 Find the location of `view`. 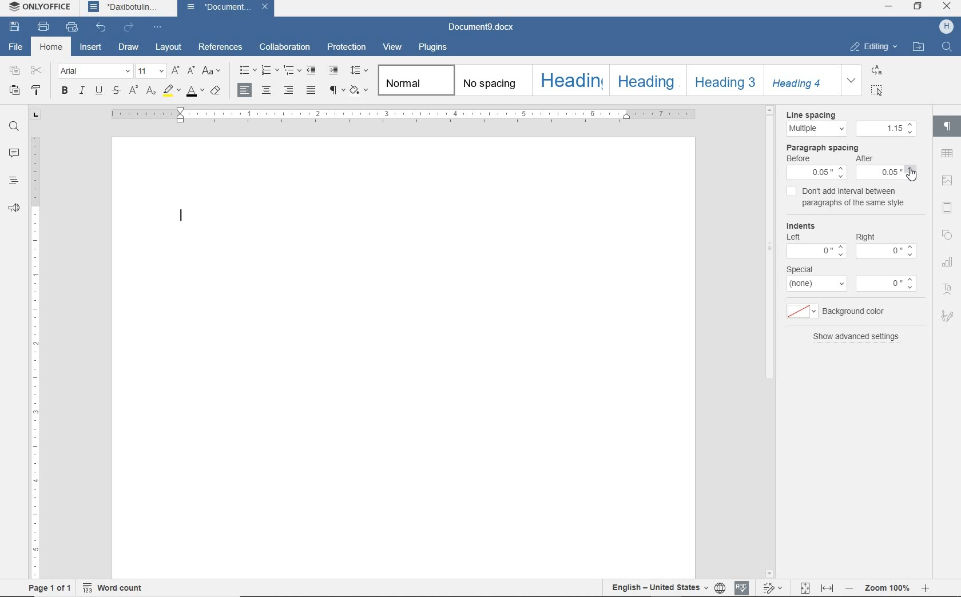

view is located at coordinates (392, 47).